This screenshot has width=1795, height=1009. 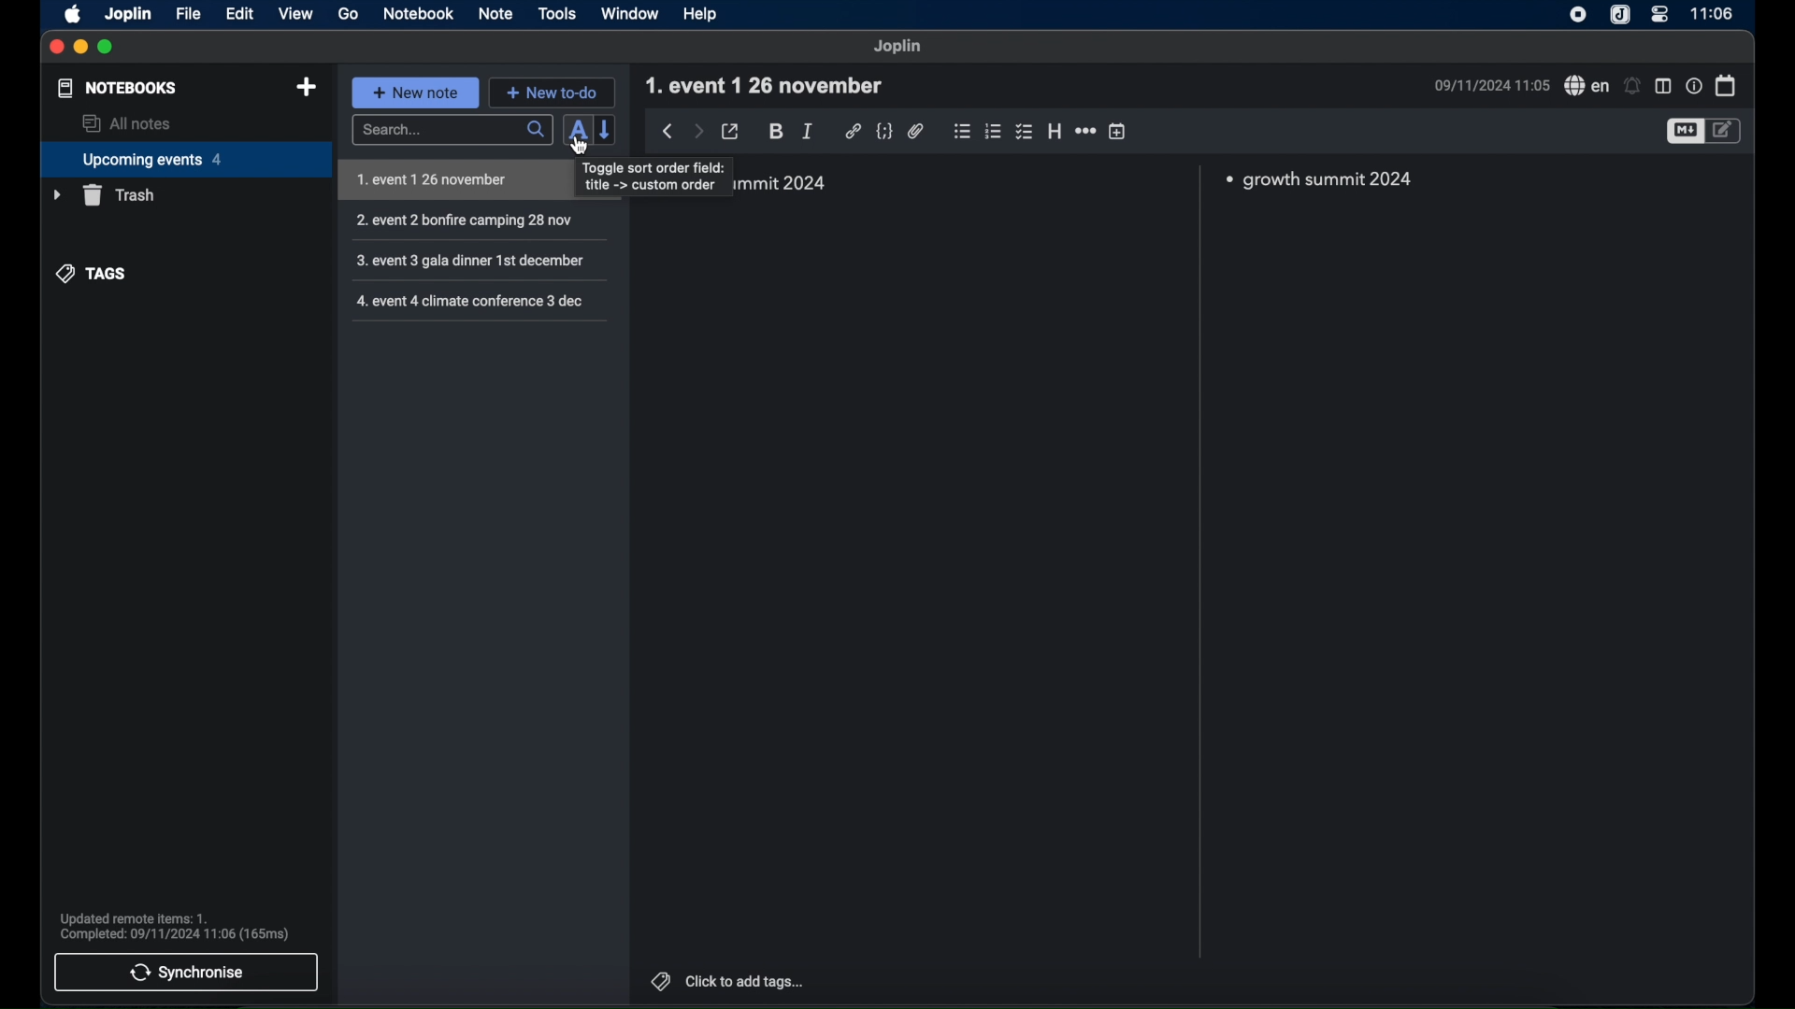 I want to click on numbered list, so click(x=994, y=132).